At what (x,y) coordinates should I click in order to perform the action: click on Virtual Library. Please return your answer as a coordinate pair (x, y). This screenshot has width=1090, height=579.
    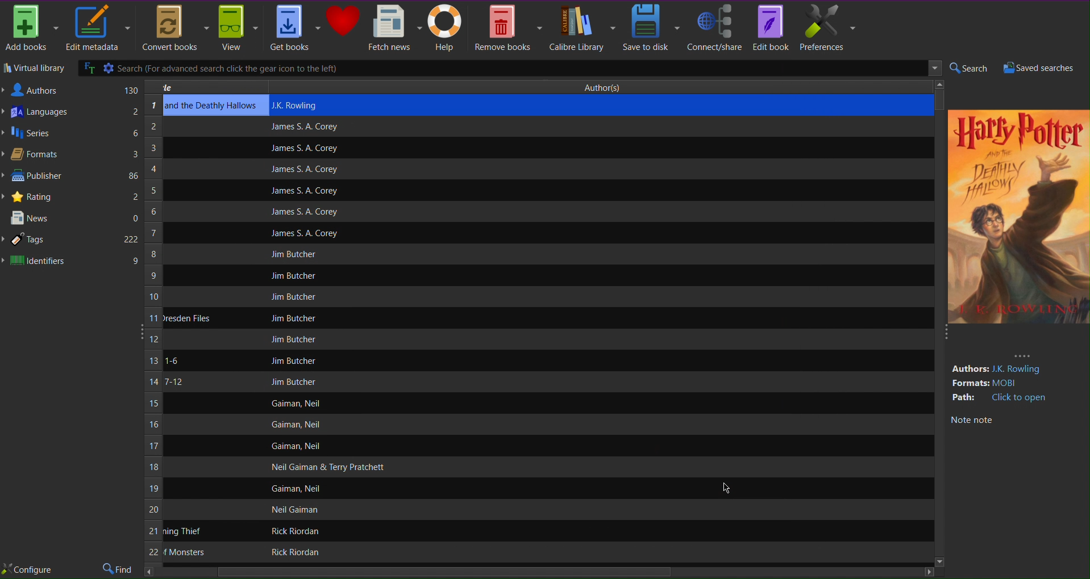
    Looking at the image, I should click on (34, 69).